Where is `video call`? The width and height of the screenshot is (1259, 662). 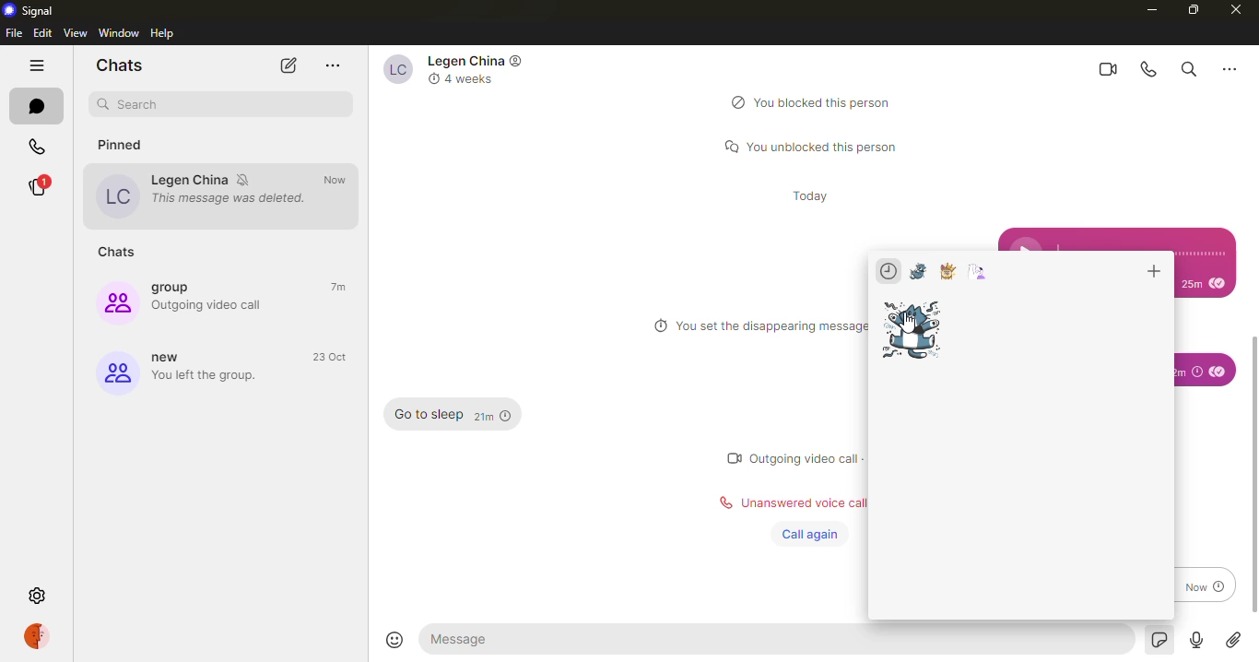 video call is located at coordinates (1102, 68).